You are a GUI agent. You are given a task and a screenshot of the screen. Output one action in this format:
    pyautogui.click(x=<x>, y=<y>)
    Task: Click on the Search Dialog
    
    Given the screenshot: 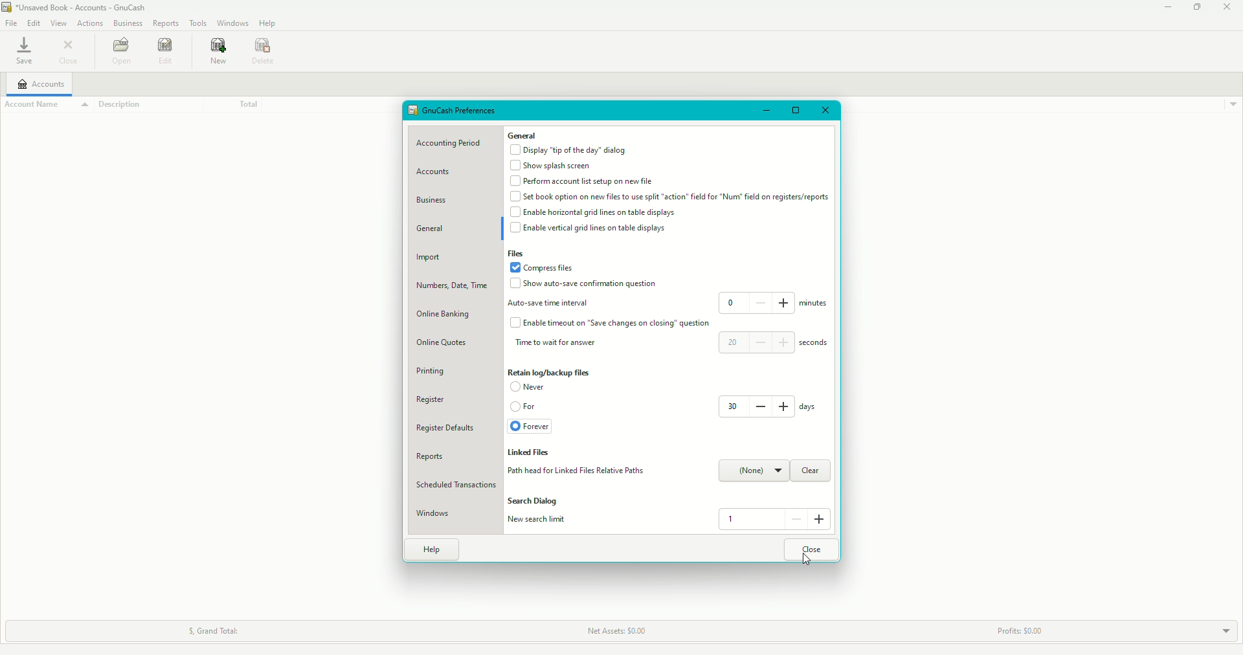 What is the action you would take?
    pyautogui.click(x=535, y=501)
    